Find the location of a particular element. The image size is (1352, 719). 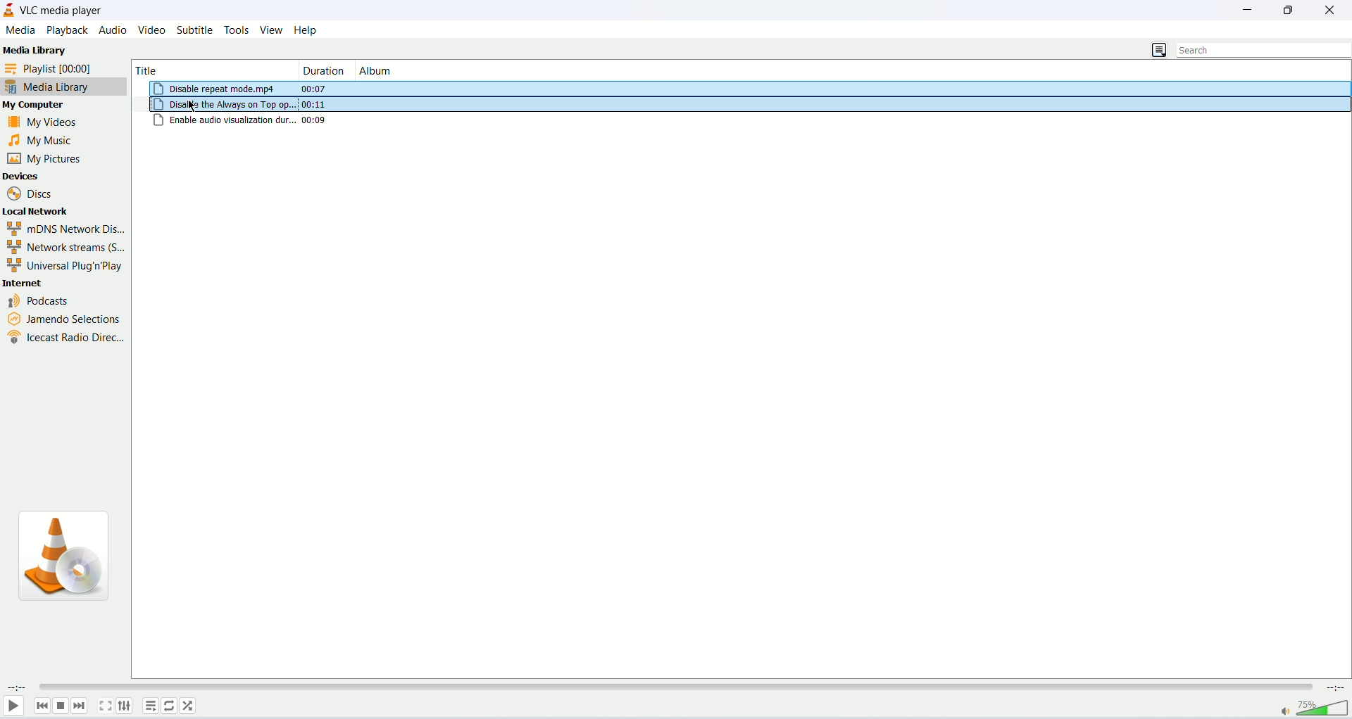

album is located at coordinates (418, 70).